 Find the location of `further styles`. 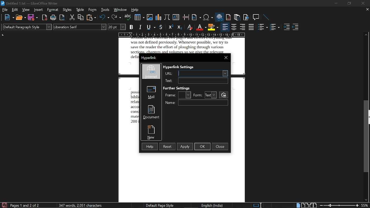

further styles is located at coordinates (181, 88).